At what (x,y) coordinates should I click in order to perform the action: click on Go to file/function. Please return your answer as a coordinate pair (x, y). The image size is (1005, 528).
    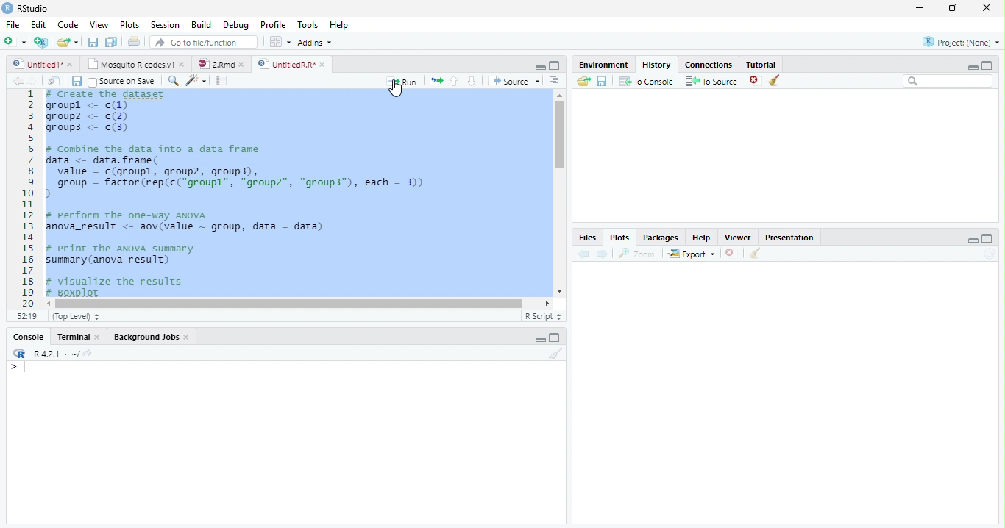
    Looking at the image, I should click on (204, 43).